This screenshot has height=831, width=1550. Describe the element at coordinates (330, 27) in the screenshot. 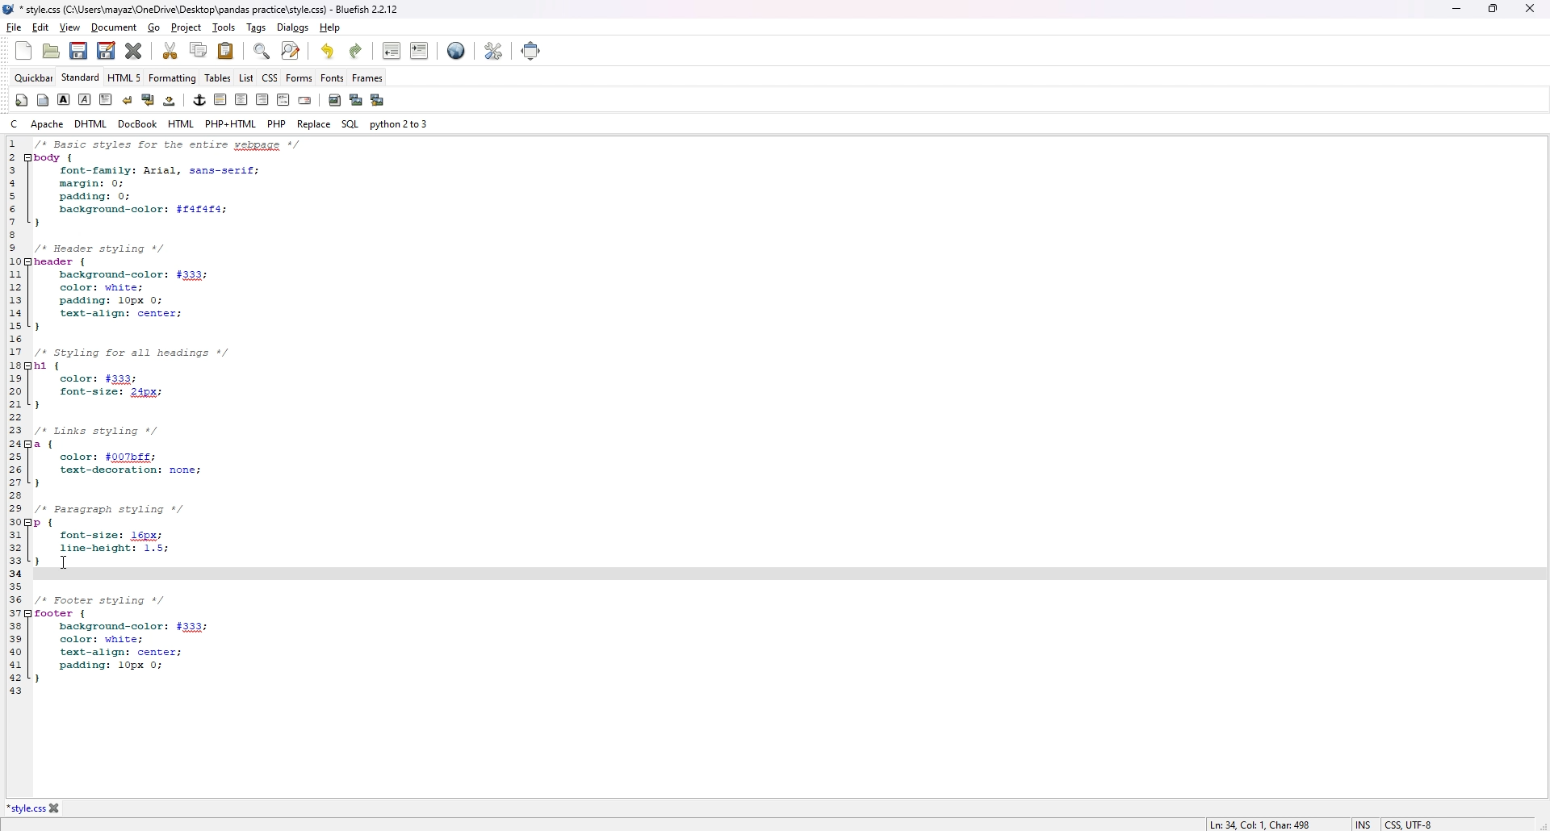

I see `help` at that location.